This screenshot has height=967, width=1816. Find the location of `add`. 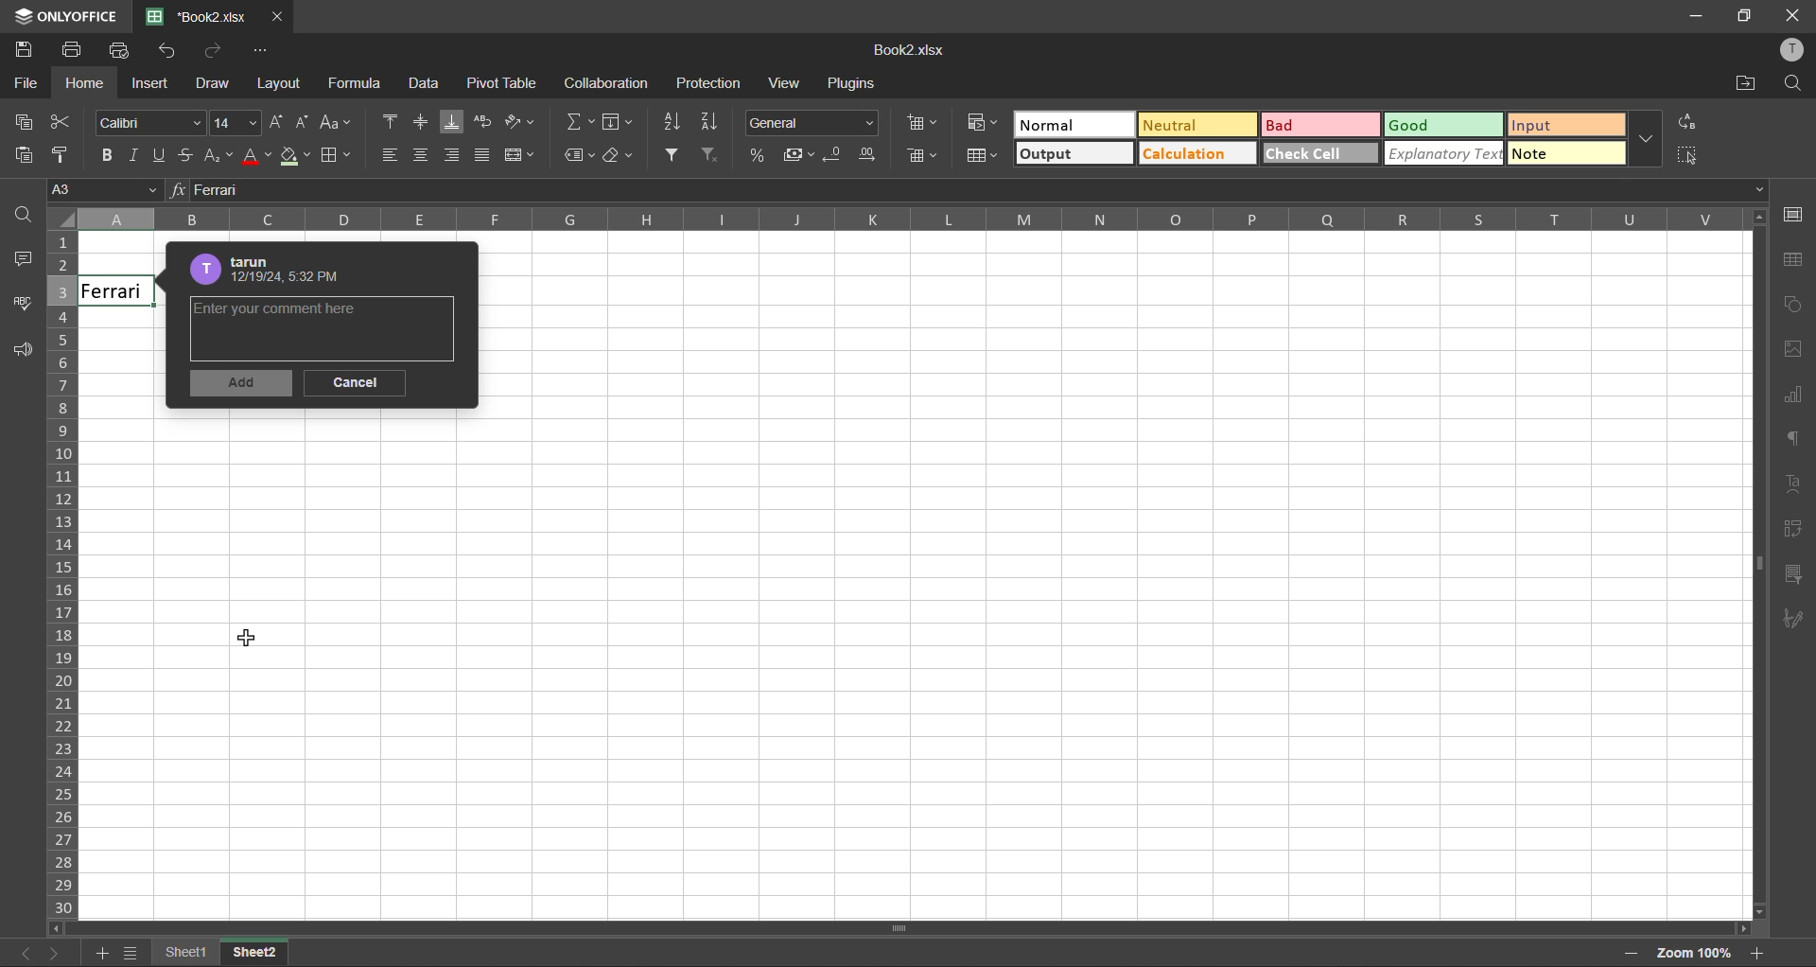

add is located at coordinates (243, 385).